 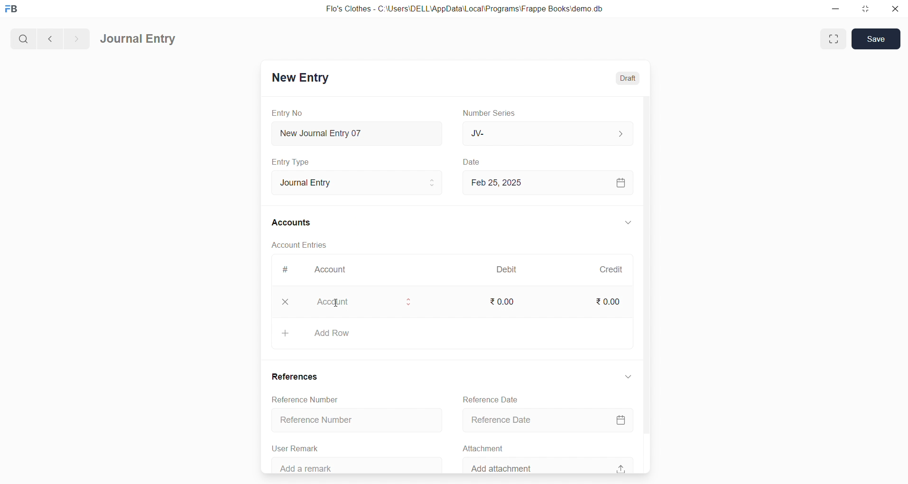 What do you see at coordinates (370, 301) in the screenshot?
I see `Account` at bounding box center [370, 301].